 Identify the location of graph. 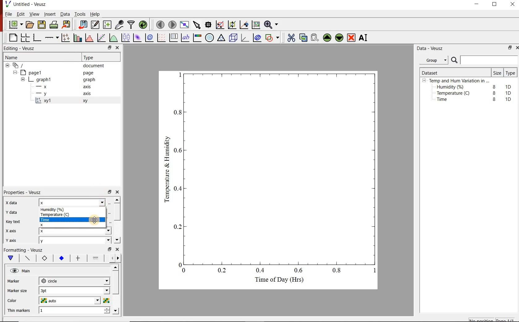
(89, 80).